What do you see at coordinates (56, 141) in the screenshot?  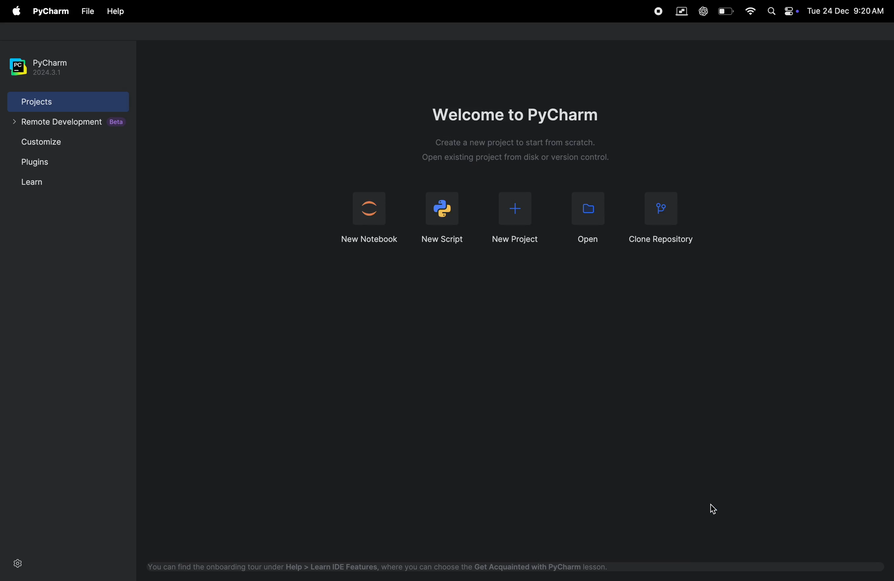 I see `customize` at bounding box center [56, 141].